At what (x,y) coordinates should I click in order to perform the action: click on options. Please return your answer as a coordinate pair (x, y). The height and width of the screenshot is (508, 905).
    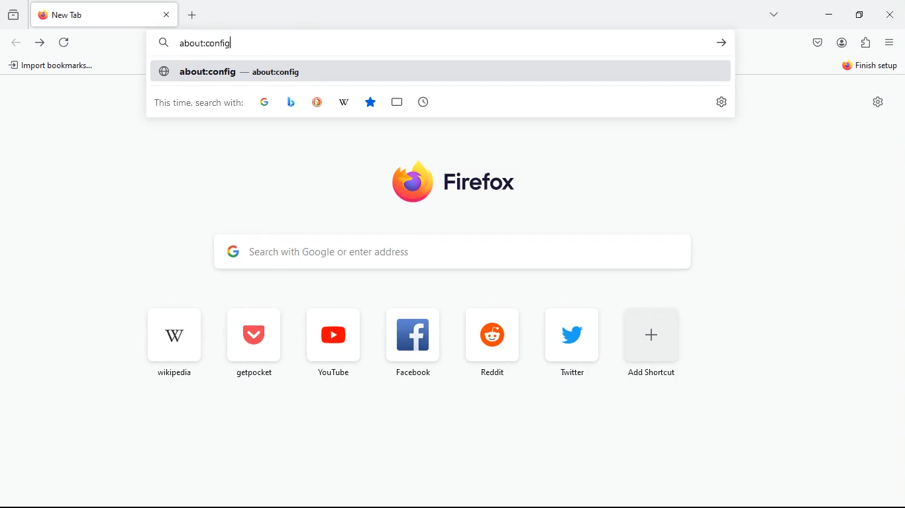
    Looking at the image, I should click on (890, 44).